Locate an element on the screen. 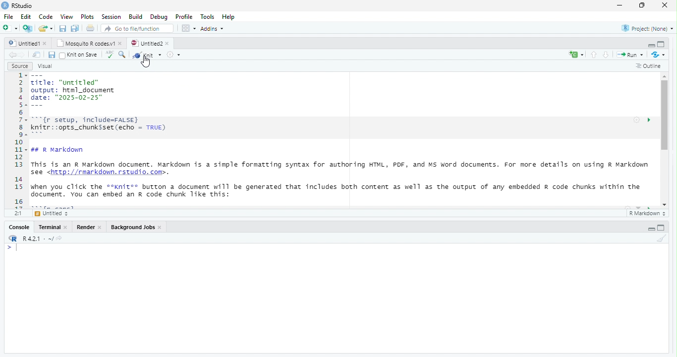 The height and width of the screenshot is (357, 677). logo is located at coordinates (5, 5).